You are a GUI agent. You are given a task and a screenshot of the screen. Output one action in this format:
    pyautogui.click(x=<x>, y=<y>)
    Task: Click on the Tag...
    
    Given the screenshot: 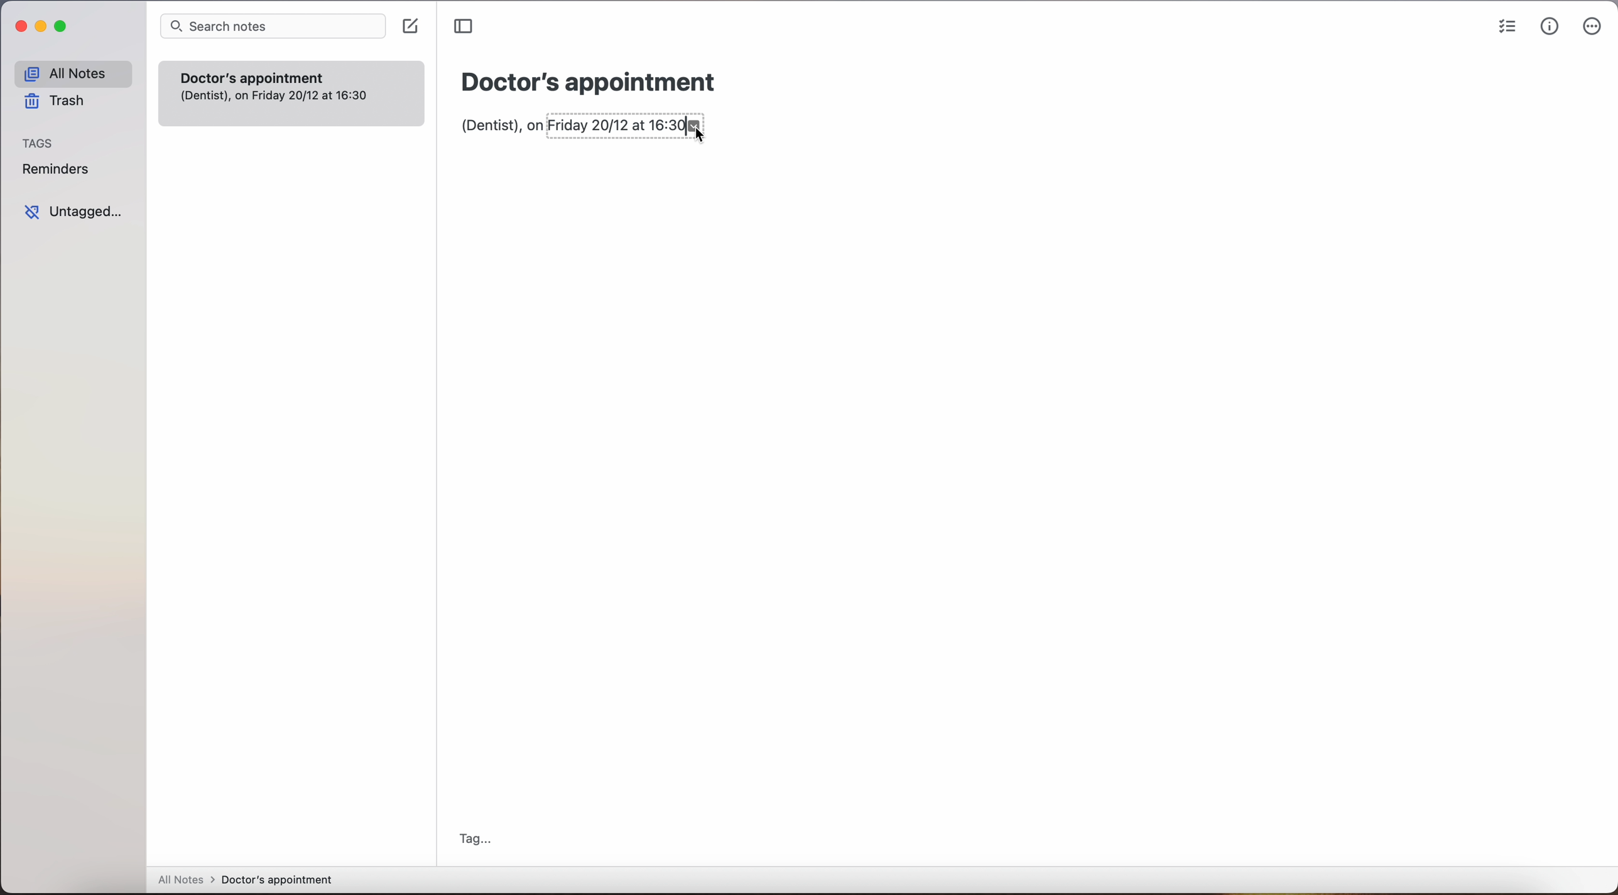 What is the action you would take?
    pyautogui.click(x=480, y=835)
    